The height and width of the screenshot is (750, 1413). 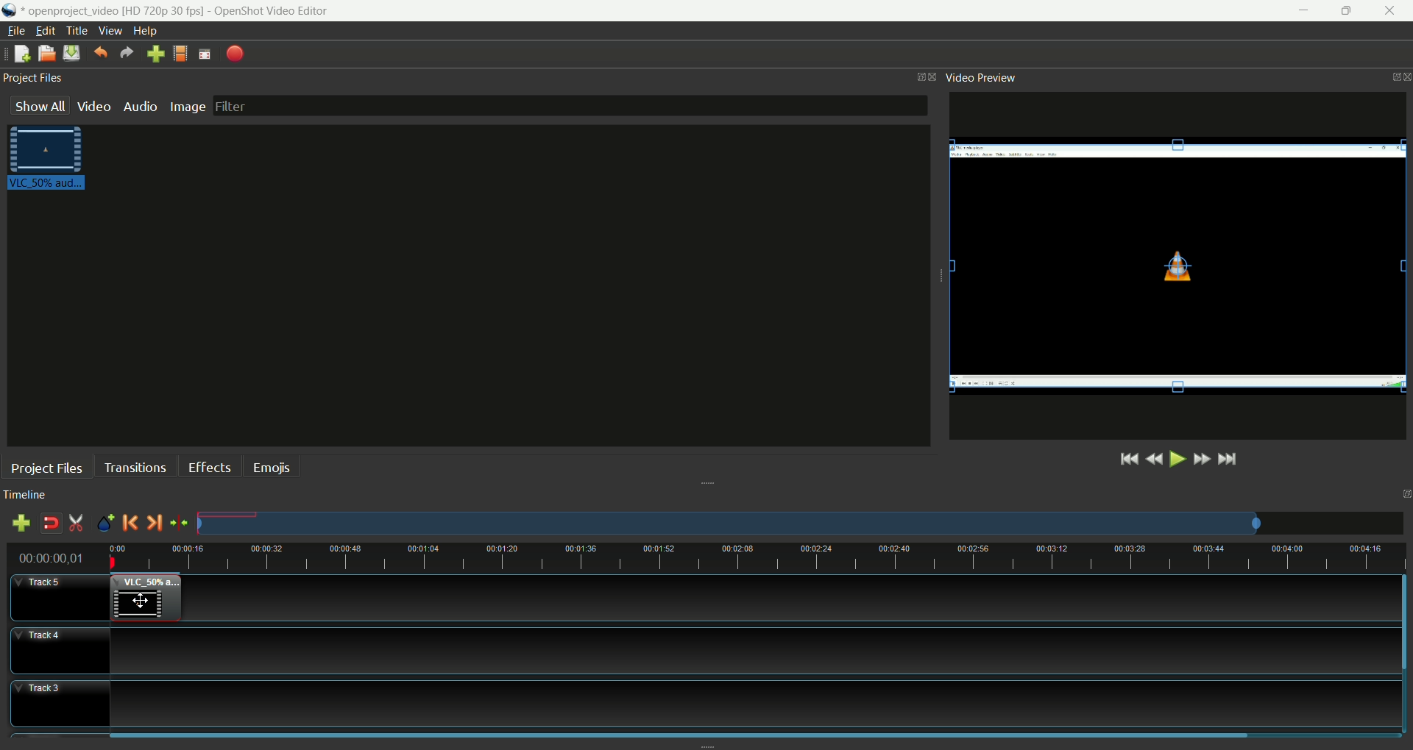 What do you see at coordinates (94, 107) in the screenshot?
I see `video` at bounding box center [94, 107].